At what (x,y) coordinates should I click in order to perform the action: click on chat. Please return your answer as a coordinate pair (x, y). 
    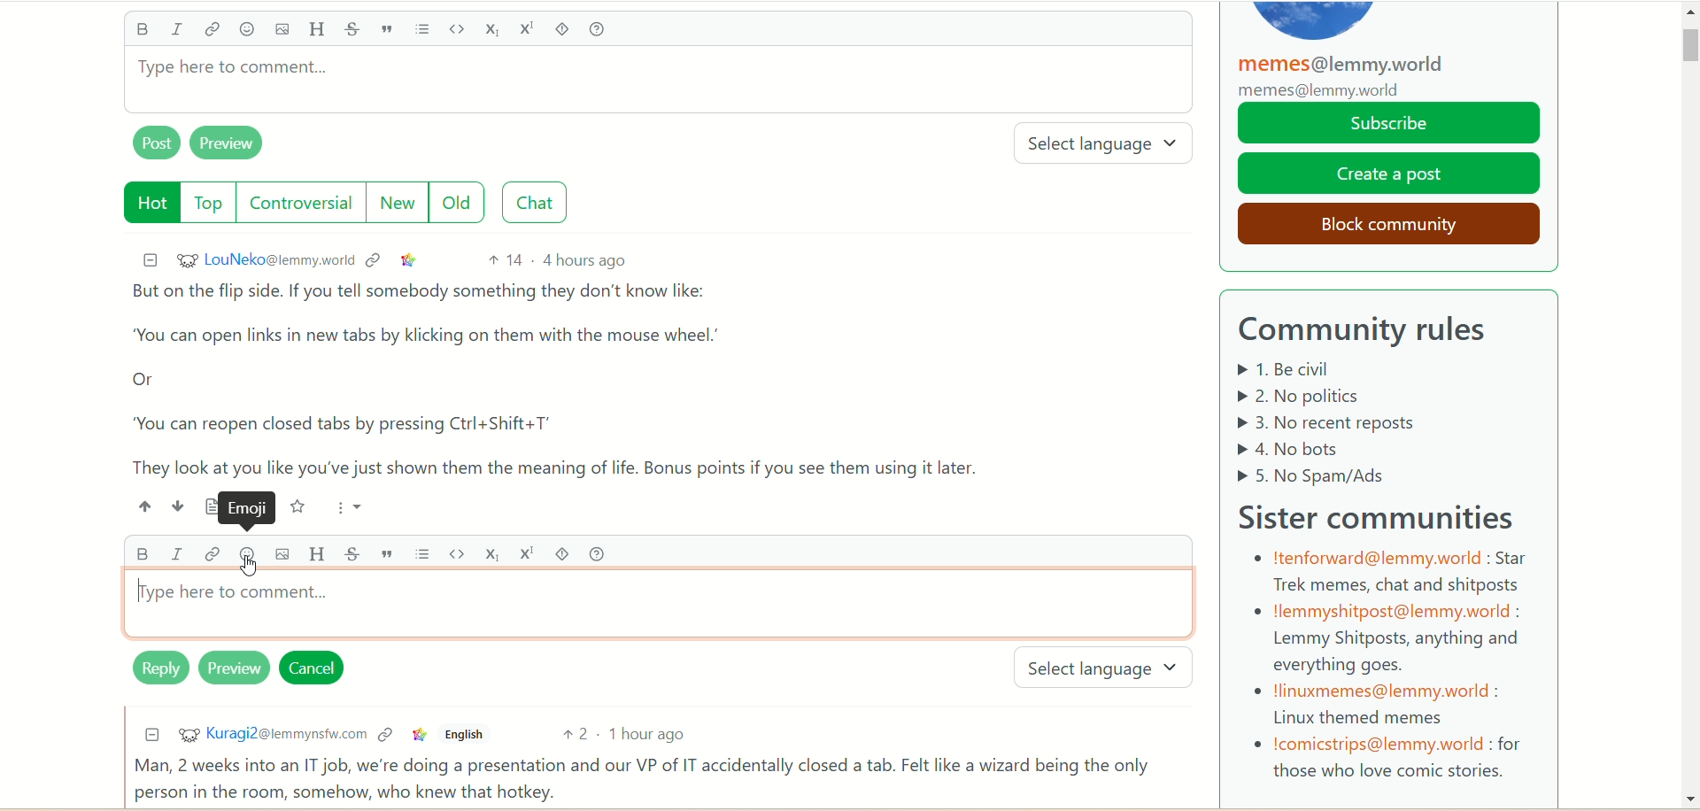
    Looking at the image, I should click on (541, 203).